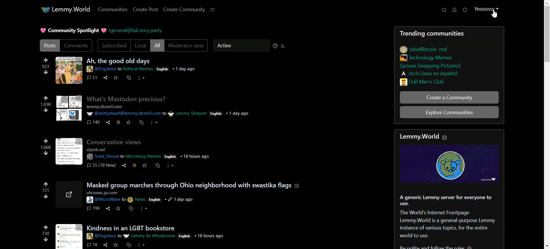 The width and height of the screenshot is (550, 249). What do you see at coordinates (129, 77) in the screenshot?
I see `cross share` at bounding box center [129, 77].